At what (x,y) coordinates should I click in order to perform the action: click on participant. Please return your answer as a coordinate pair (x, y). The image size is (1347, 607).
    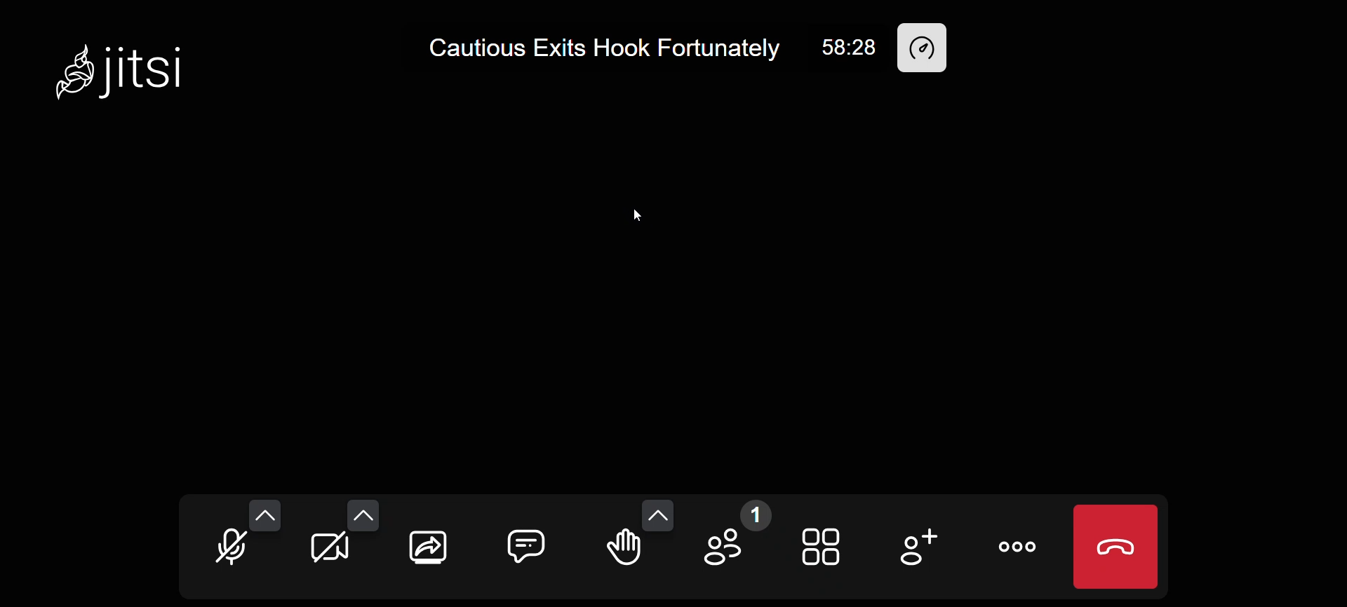
    Looking at the image, I should click on (735, 535).